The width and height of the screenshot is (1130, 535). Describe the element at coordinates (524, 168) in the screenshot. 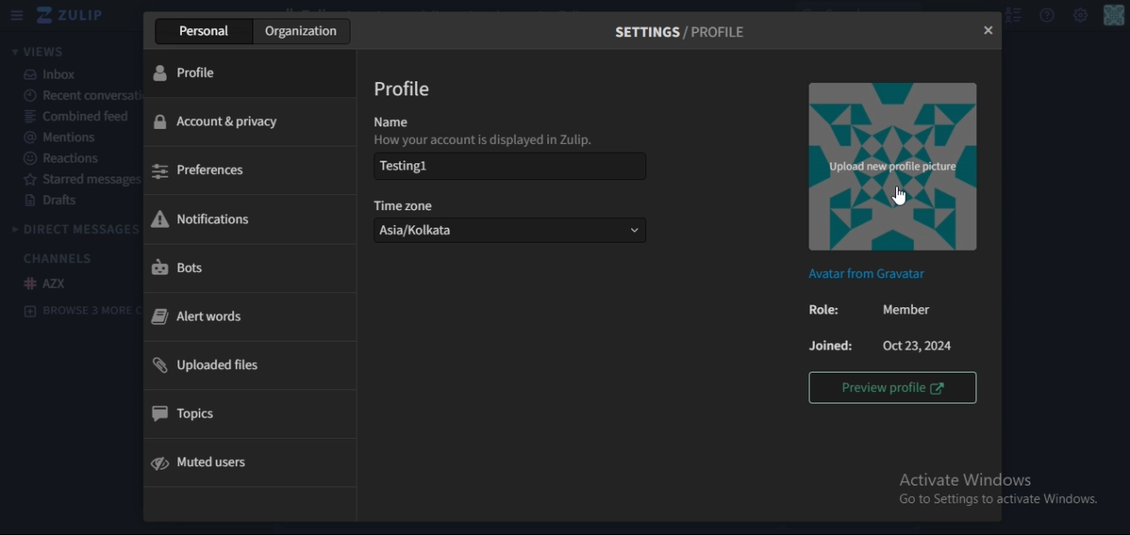

I see `Testing 1` at that location.